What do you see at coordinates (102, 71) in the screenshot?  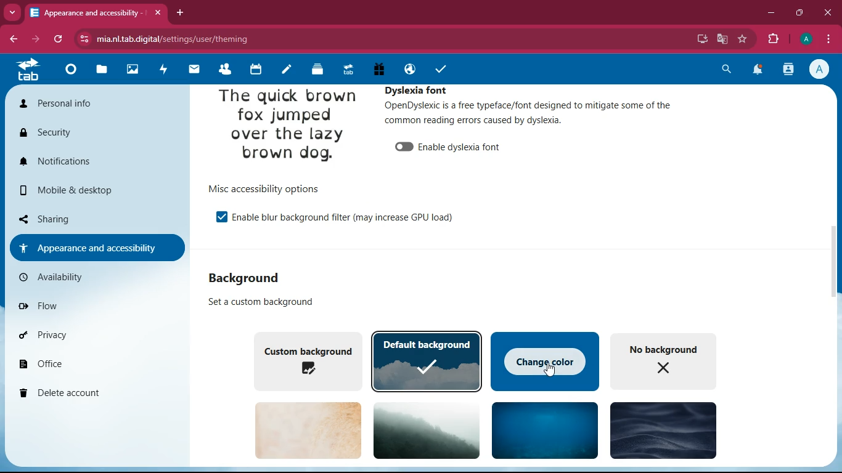 I see `files` at bounding box center [102, 71].